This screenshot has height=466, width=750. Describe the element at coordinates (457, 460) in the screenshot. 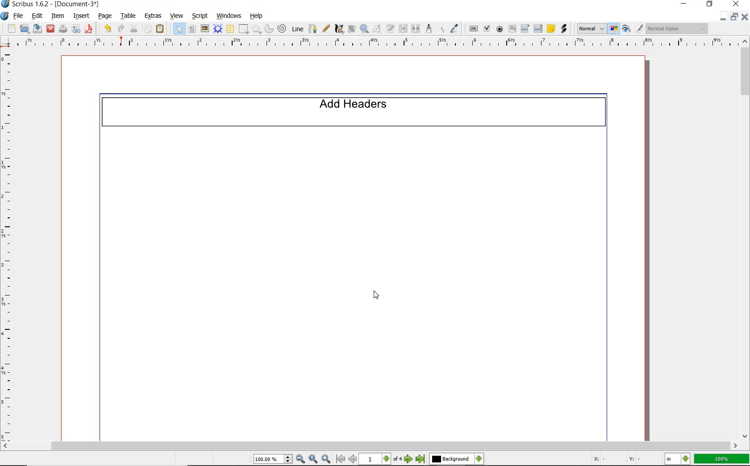

I see `select the current layer` at that location.